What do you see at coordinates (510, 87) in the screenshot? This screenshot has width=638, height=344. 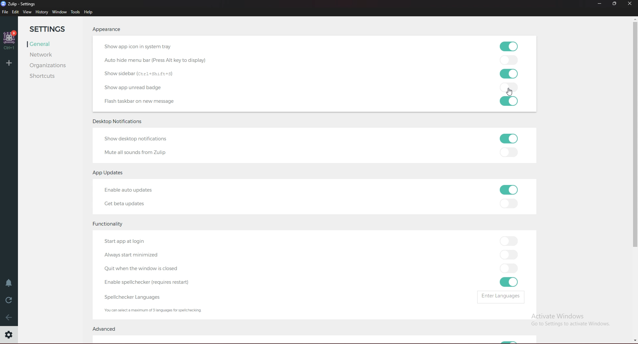 I see `toggle` at bounding box center [510, 87].